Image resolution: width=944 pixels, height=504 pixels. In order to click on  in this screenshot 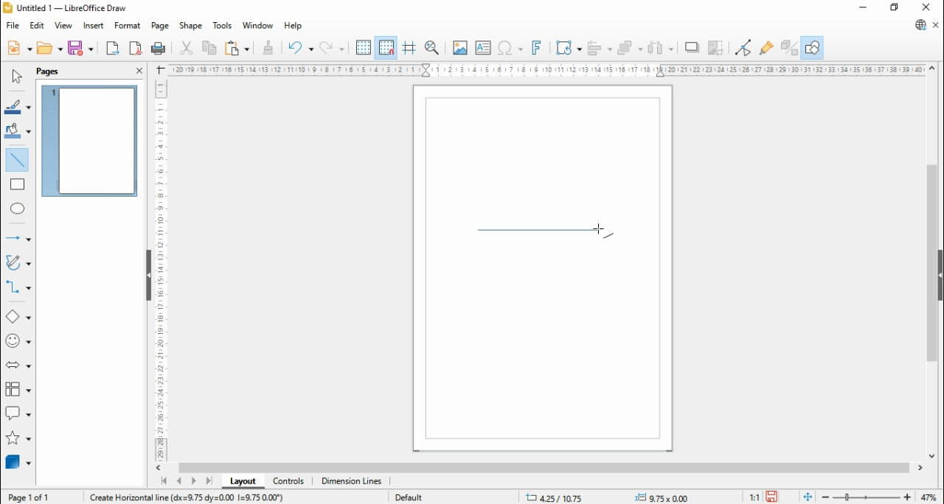, I will do `click(184, 497)`.